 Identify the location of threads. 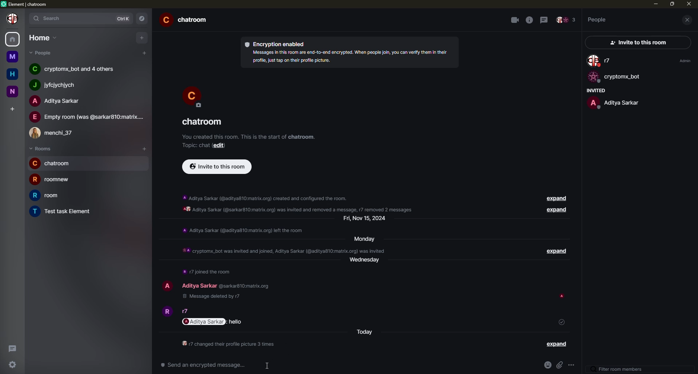
(11, 348).